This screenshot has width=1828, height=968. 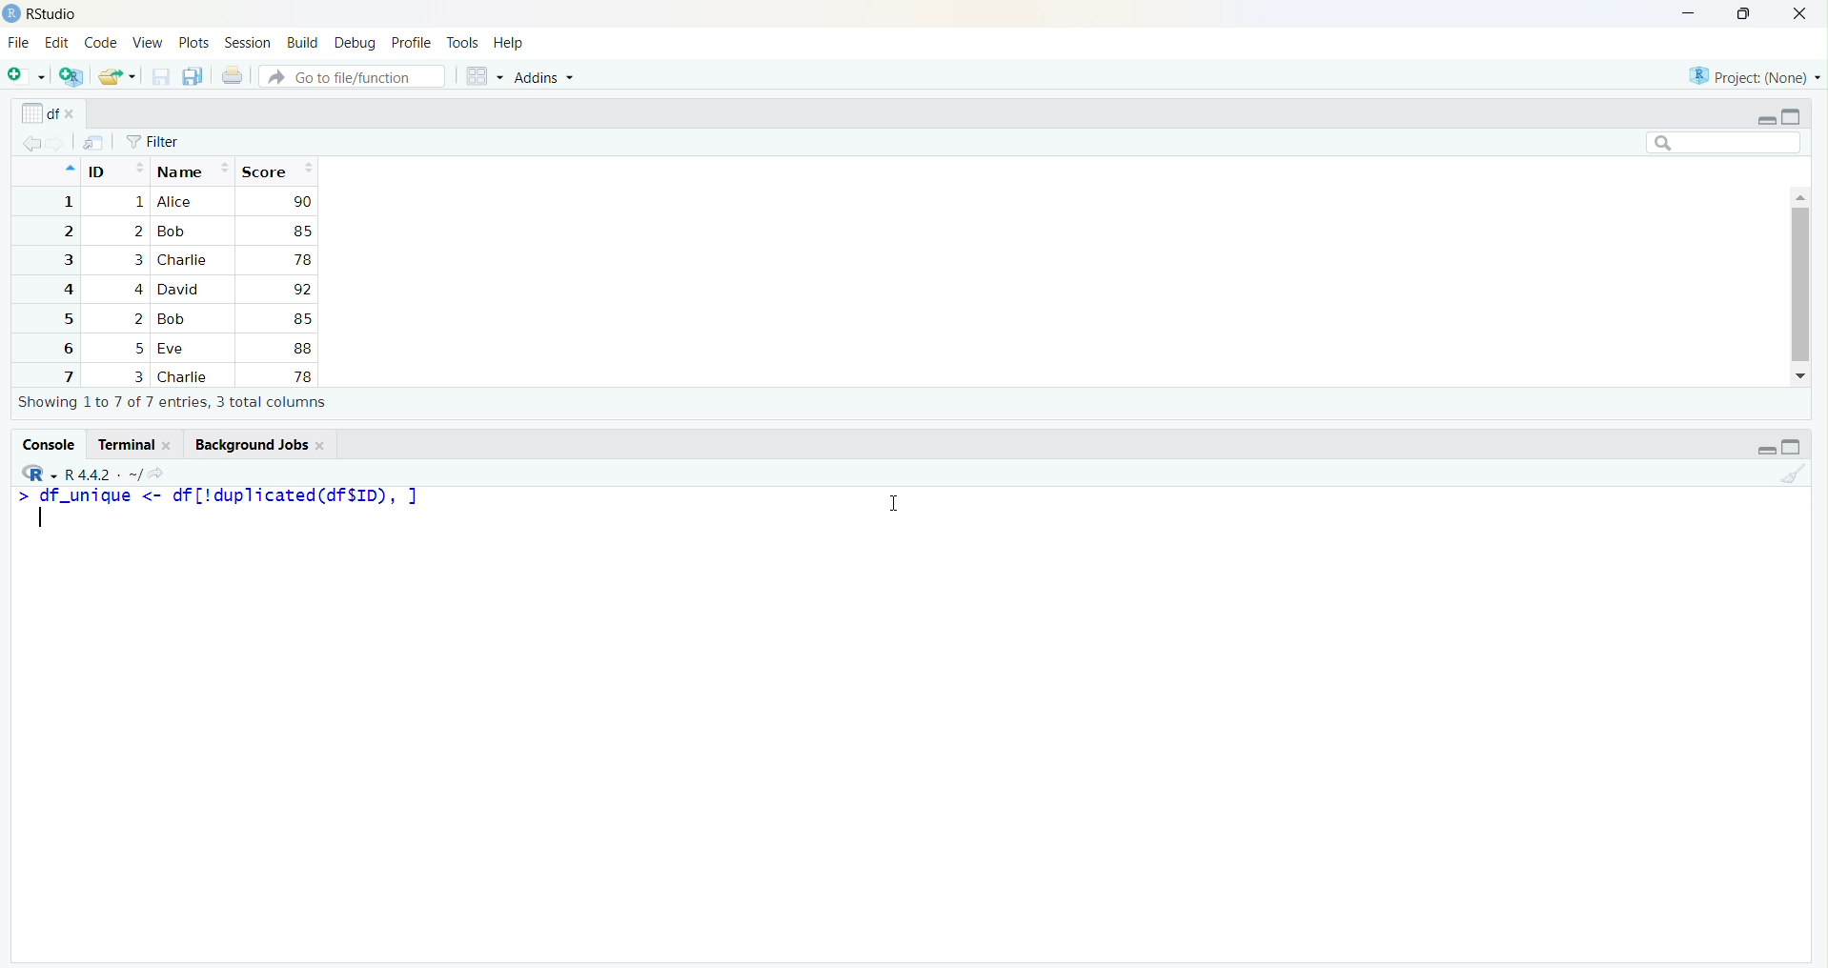 I want to click on 2, so click(x=137, y=231).